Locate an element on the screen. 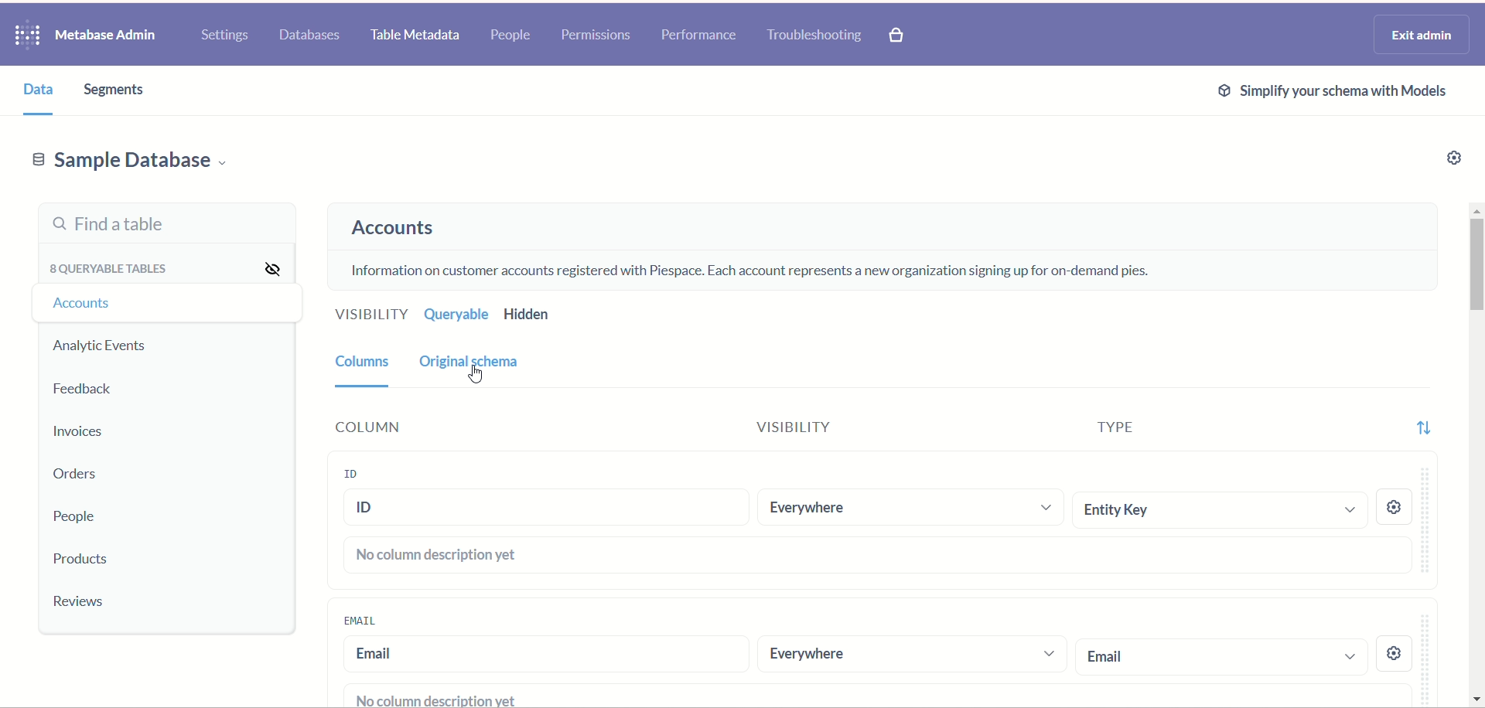 The image size is (1485, 708). Cursor is located at coordinates (476, 375).